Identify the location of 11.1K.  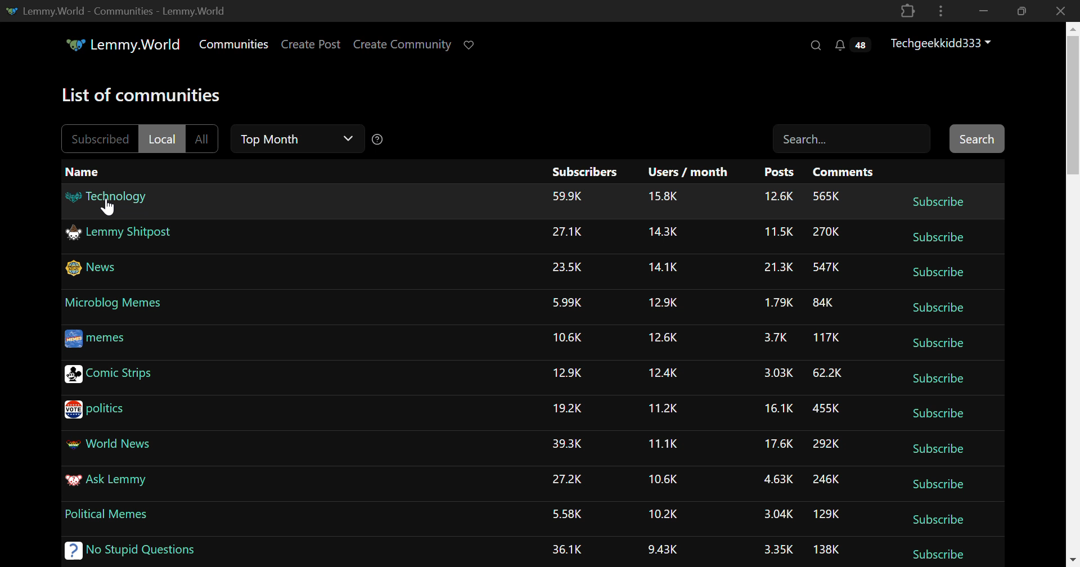
(663, 445).